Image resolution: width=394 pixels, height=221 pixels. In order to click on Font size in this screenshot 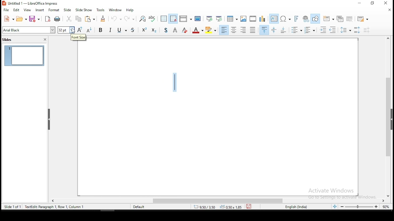, I will do `click(78, 37)`.